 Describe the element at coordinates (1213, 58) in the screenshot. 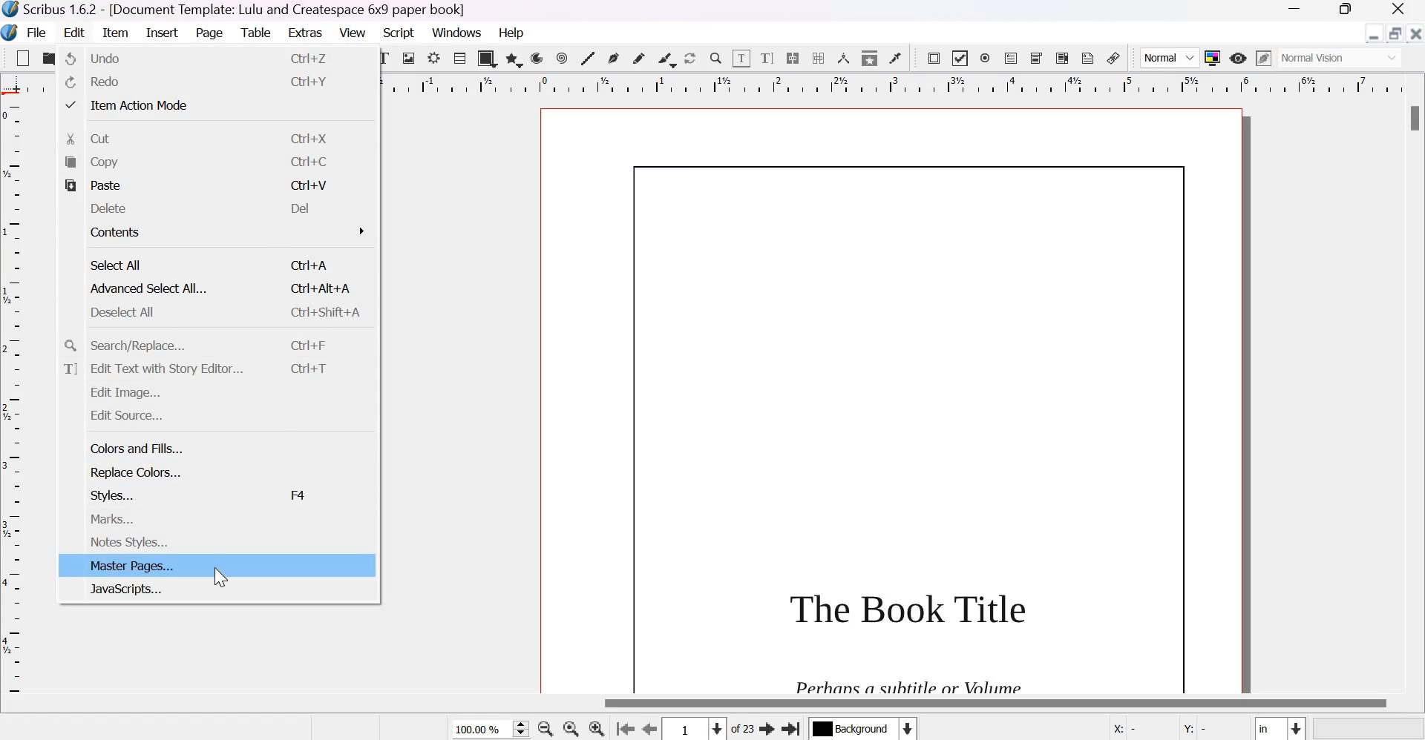

I see `Toggle color management system` at that location.